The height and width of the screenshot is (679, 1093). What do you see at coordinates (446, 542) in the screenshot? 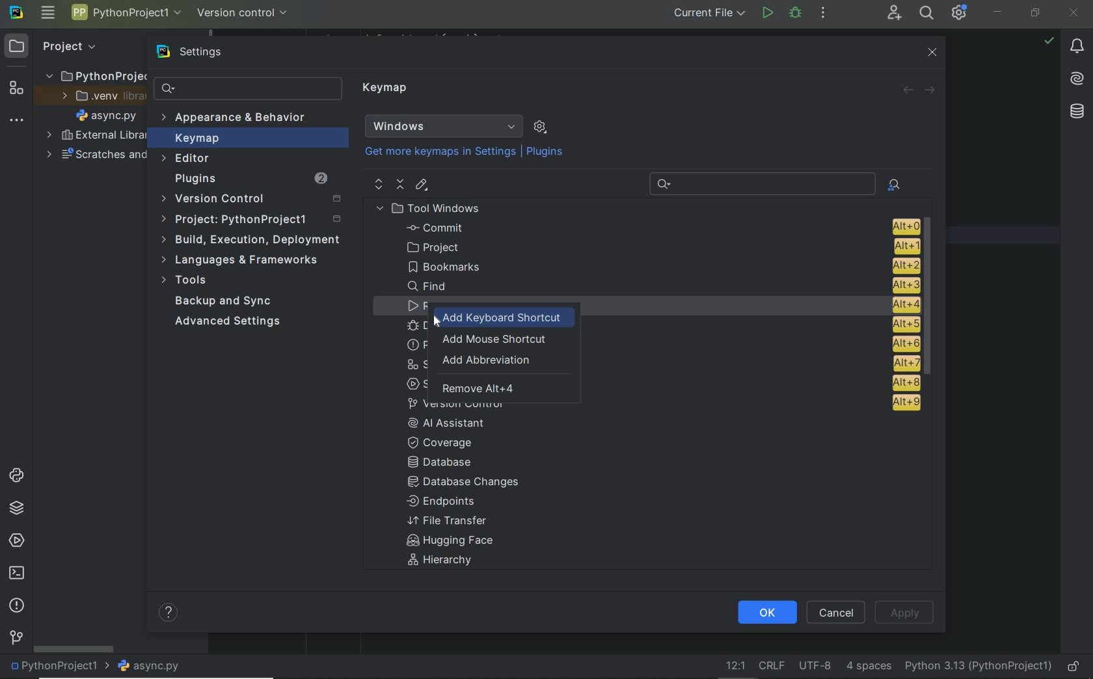
I see `Hugging face` at bounding box center [446, 542].